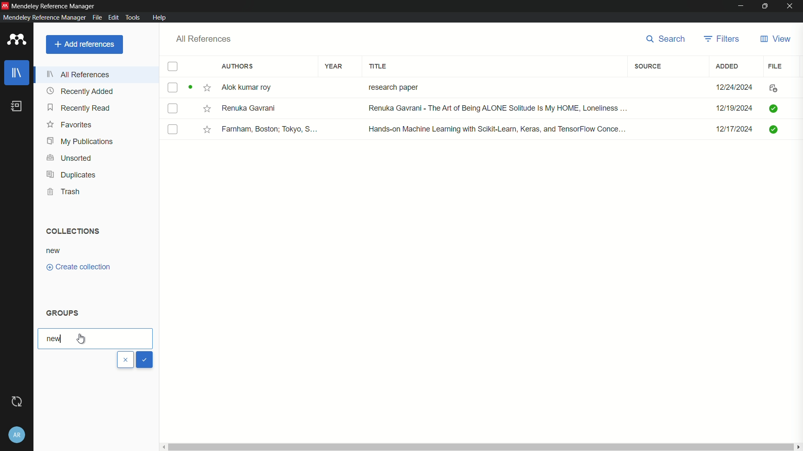 This screenshot has height=451, width=803. I want to click on source, so click(647, 66).